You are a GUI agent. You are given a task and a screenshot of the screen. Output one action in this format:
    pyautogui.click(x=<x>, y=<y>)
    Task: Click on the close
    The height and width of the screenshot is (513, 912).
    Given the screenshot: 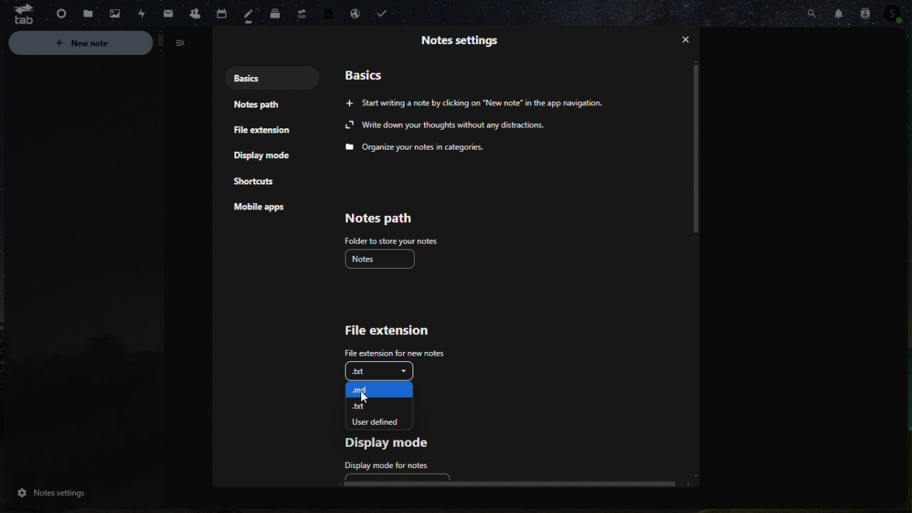 What is the action you would take?
    pyautogui.click(x=687, y=42)
    